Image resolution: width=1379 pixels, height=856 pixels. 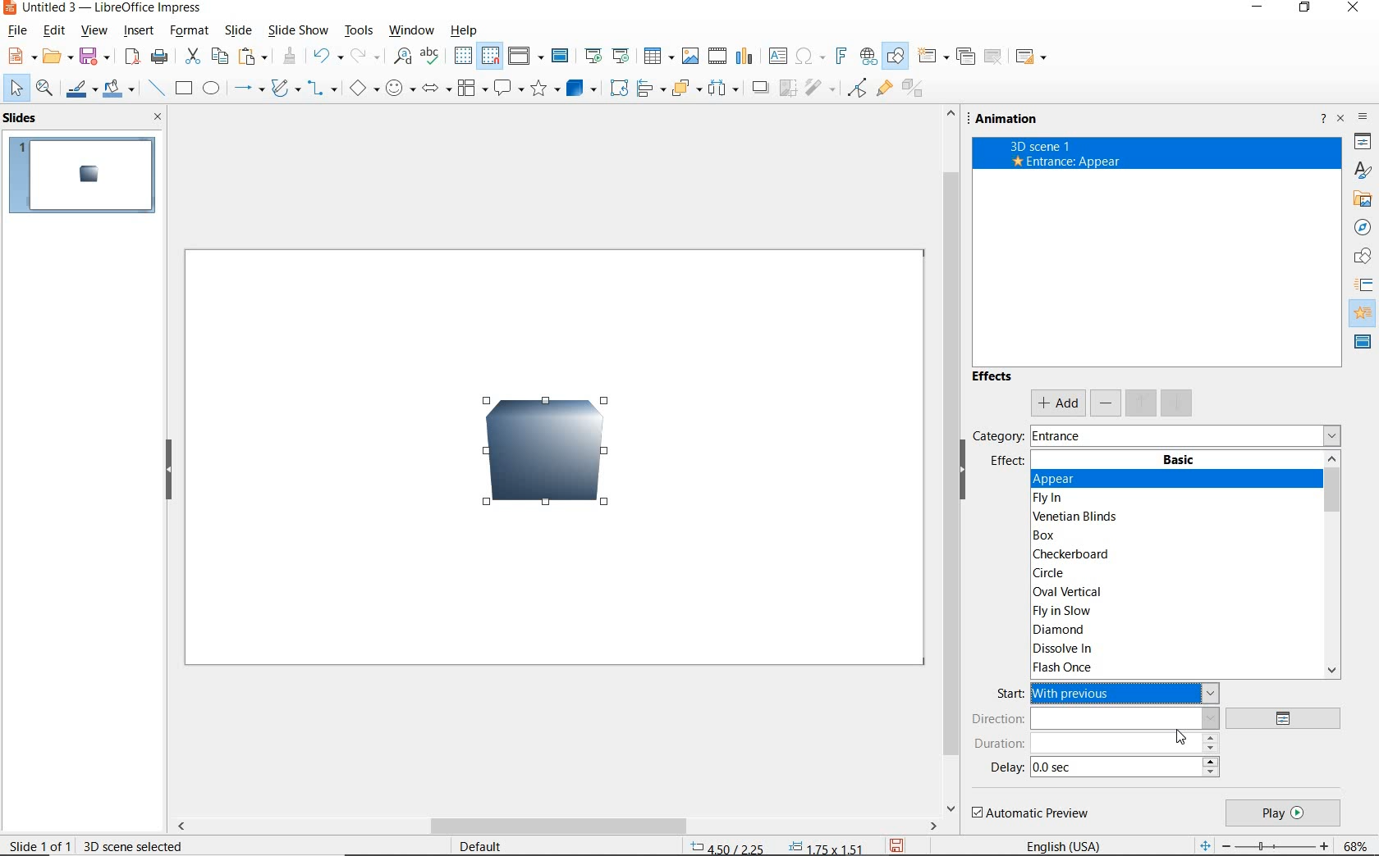 What do you see at coordinates (840, 57) in the screenshot?
I see `insert fontwork text` at bounding box center [840, 57].